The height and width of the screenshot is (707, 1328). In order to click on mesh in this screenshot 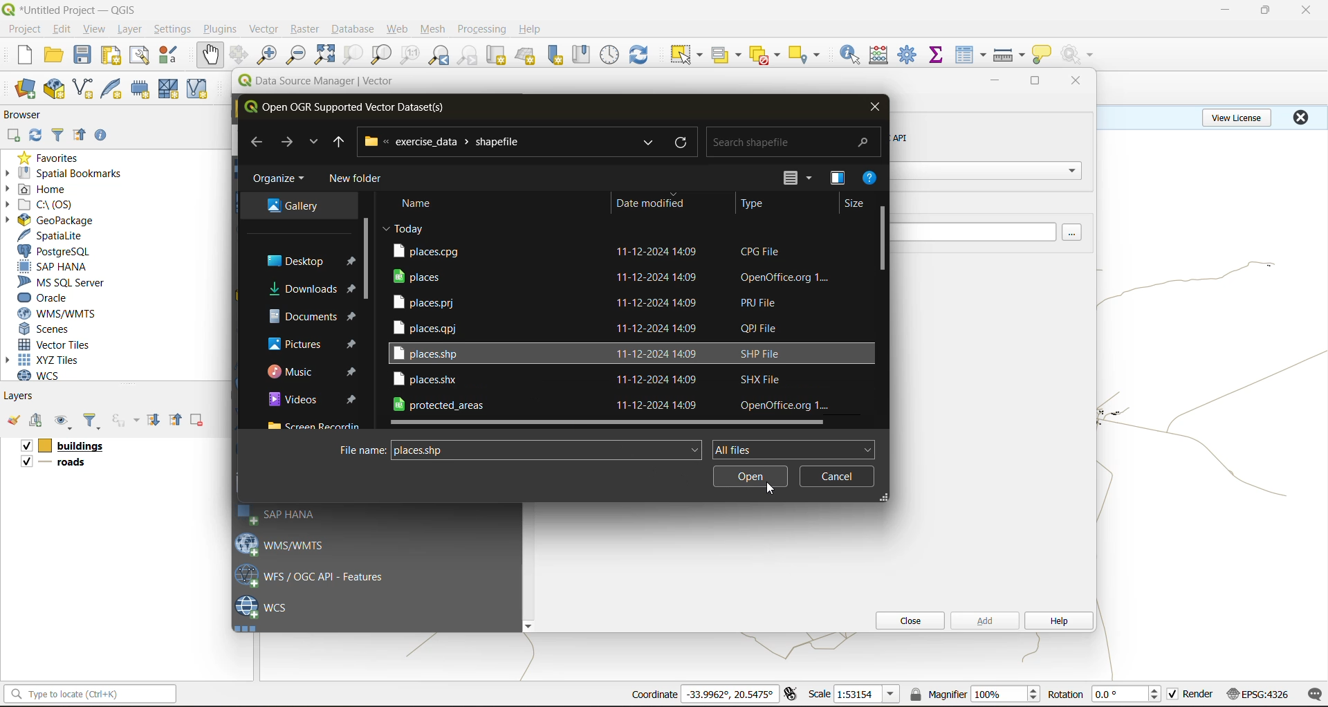, I will do `click(434, 30)`.